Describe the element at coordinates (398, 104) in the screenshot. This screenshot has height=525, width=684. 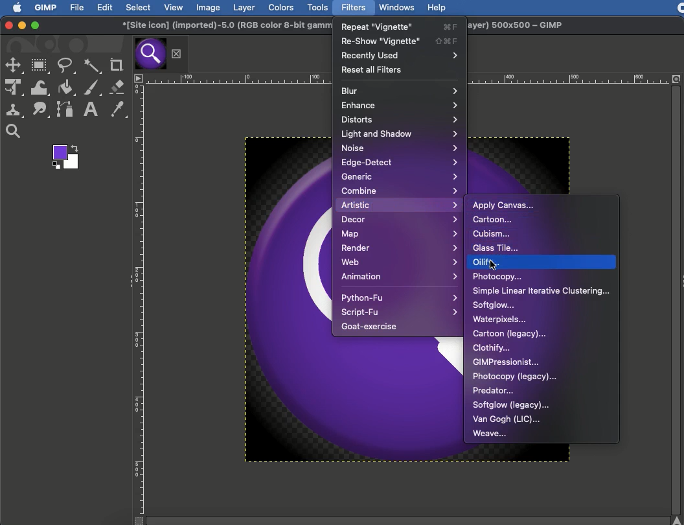
I see `Enhance` at that location.